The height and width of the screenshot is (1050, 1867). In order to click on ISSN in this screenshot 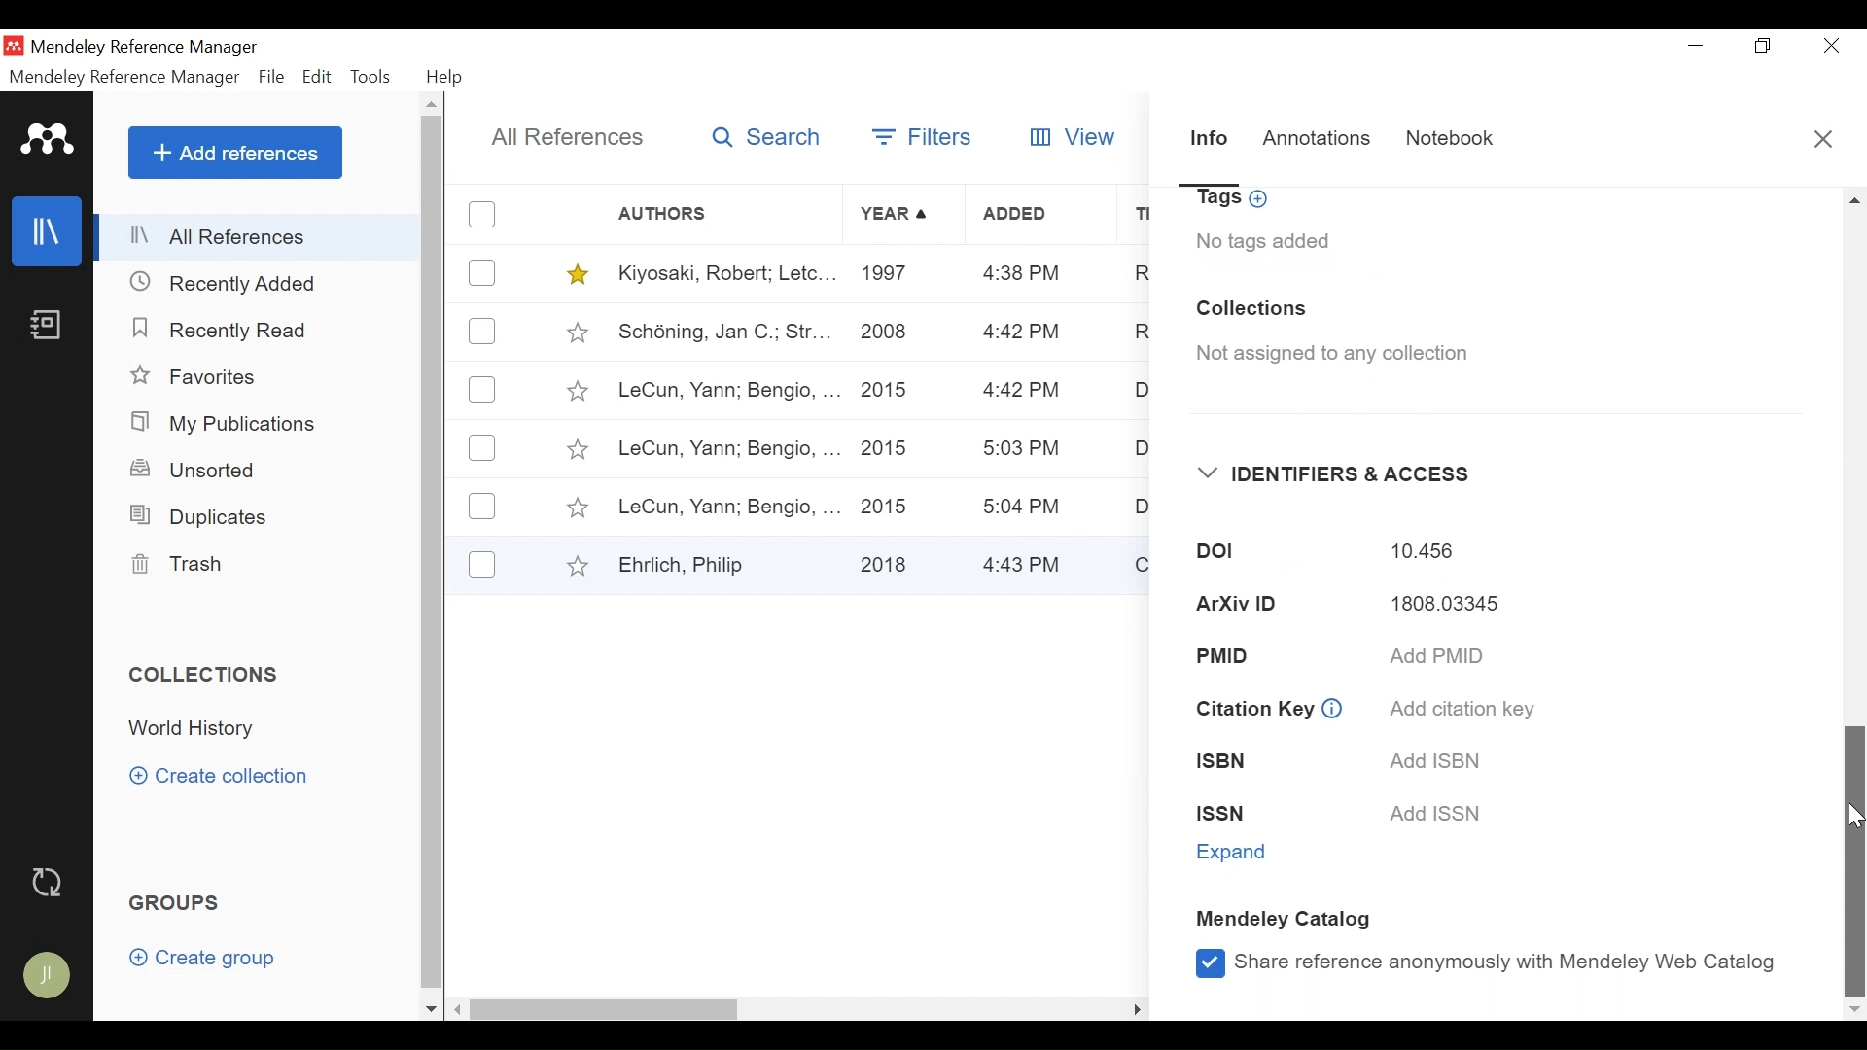, I will do `click(1239, 814)`.